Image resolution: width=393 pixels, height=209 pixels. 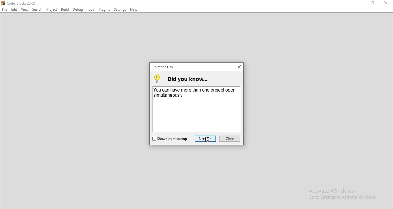 I want to click on close, so click(x=230, y=138).